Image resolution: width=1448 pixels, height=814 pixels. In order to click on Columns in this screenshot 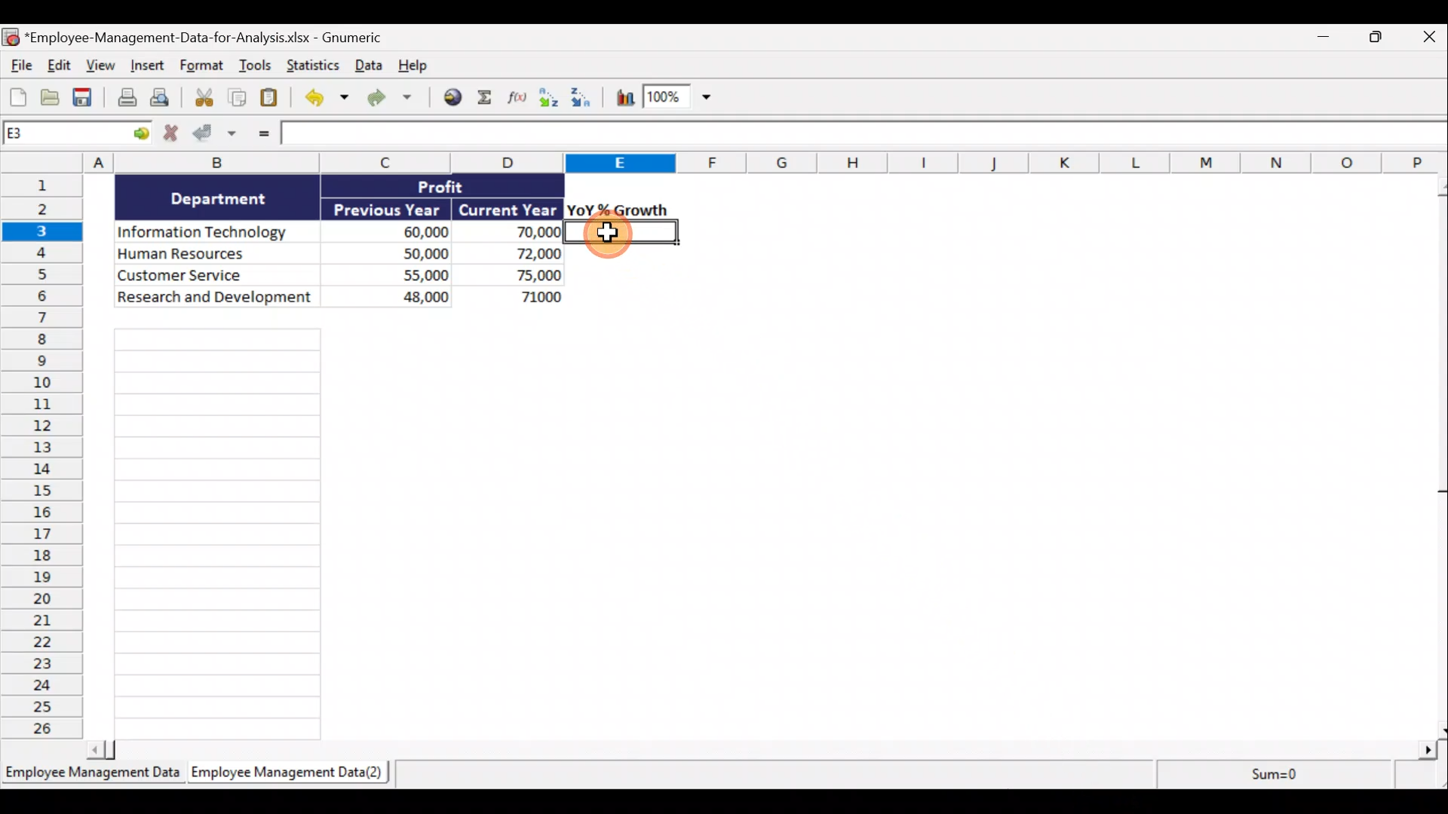, I will do `click(724, 163)`.